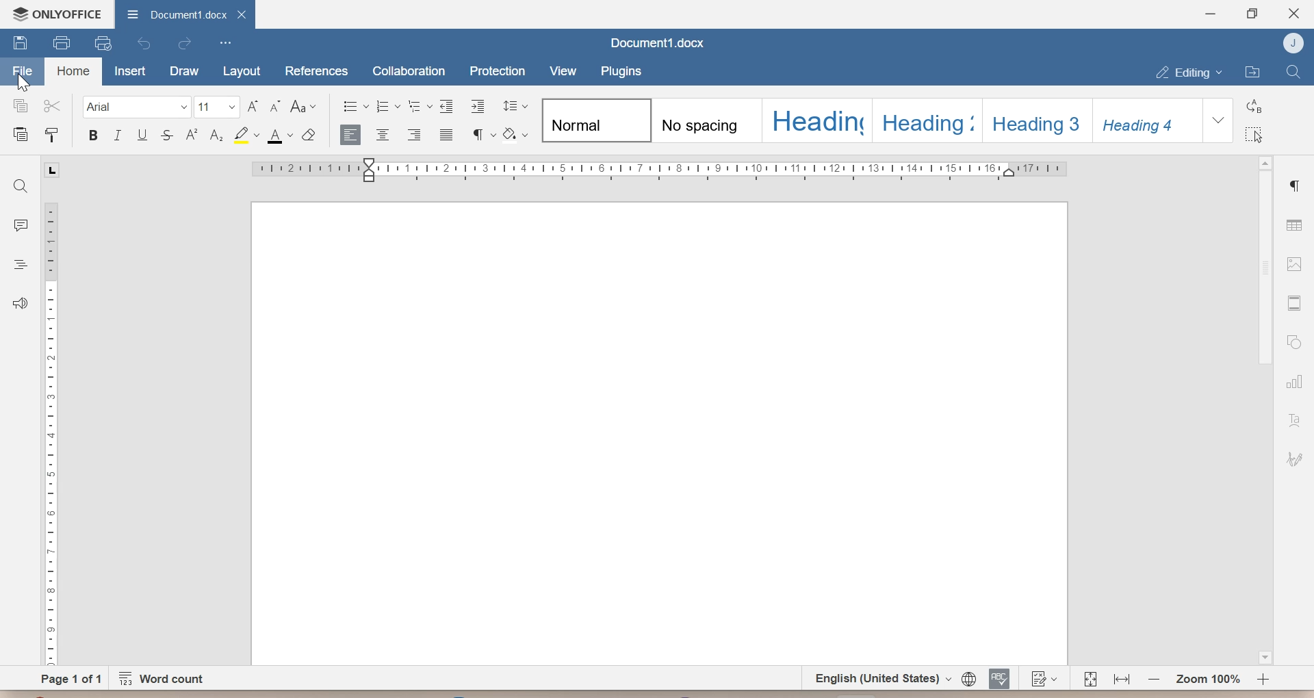 This screenshot has width=1314, height=698. I want to click on References, so click(316, 70).